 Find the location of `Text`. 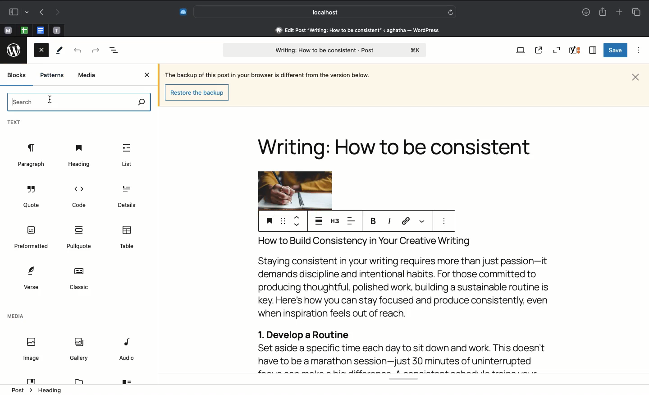

Text is located at coordinates (14, 123).